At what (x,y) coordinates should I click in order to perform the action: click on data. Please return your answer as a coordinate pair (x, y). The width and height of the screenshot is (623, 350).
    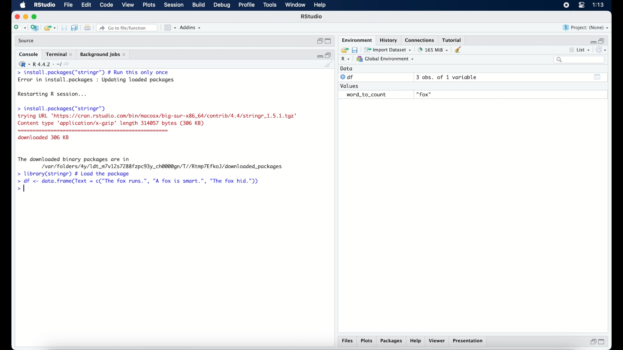
    Looking at the image, I should click on (347, 68).